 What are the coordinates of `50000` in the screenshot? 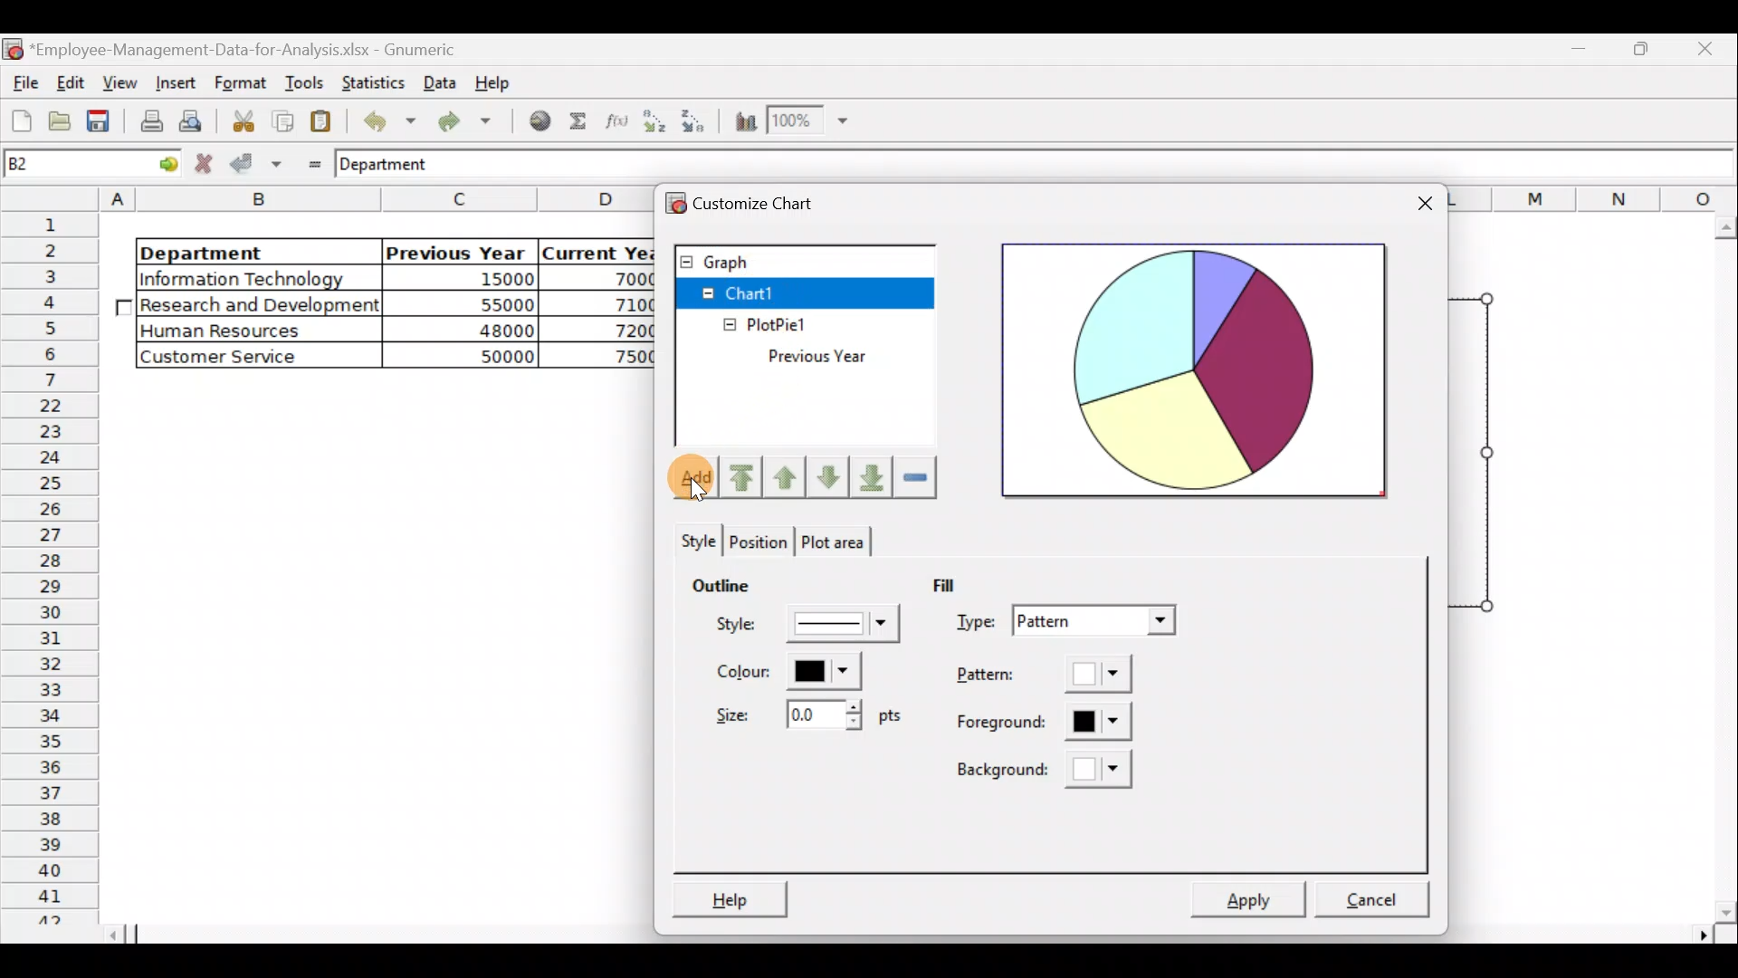 It's located at (480, 354).